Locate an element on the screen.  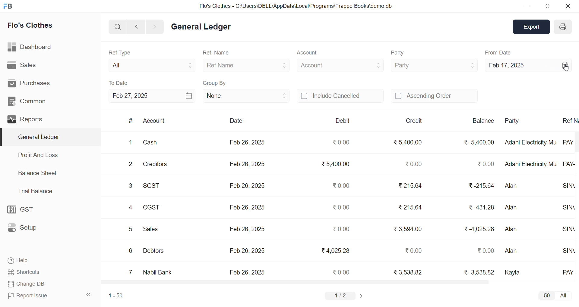
Alan is located at coordinates (514, 228).